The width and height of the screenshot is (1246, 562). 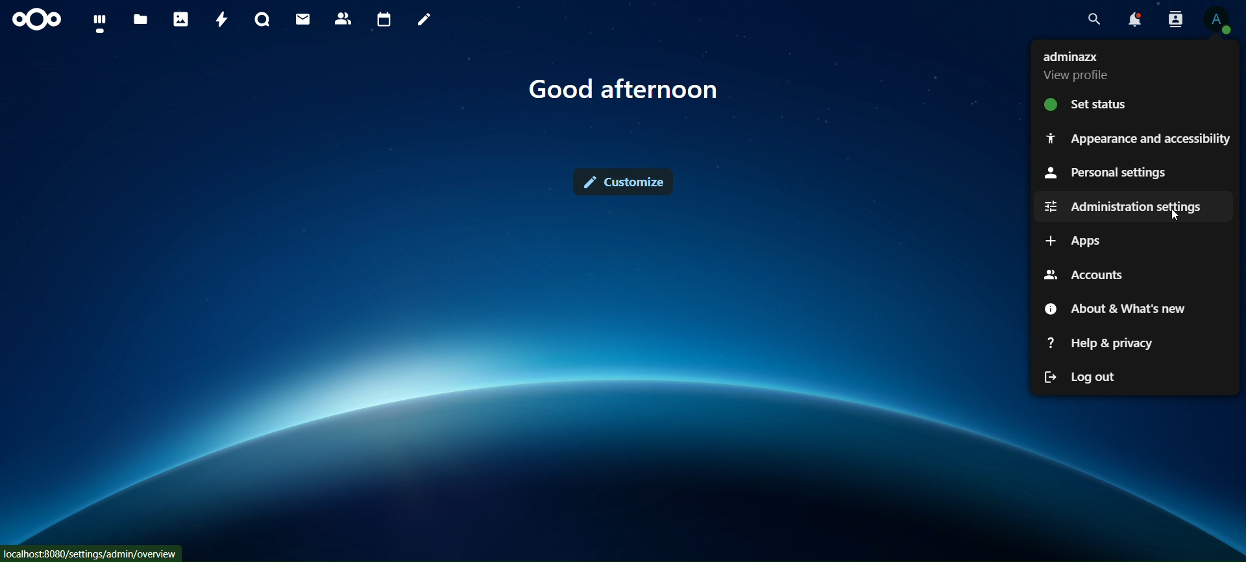 What do you see at coordinates (1082, 273) in the screenshot?
I see `accounts` at bounding box center [1082, 273].